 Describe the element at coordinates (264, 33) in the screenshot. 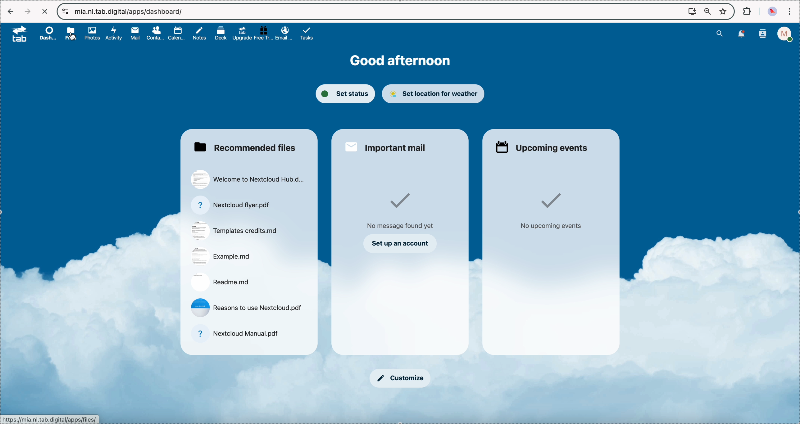

I see `free` at that location.